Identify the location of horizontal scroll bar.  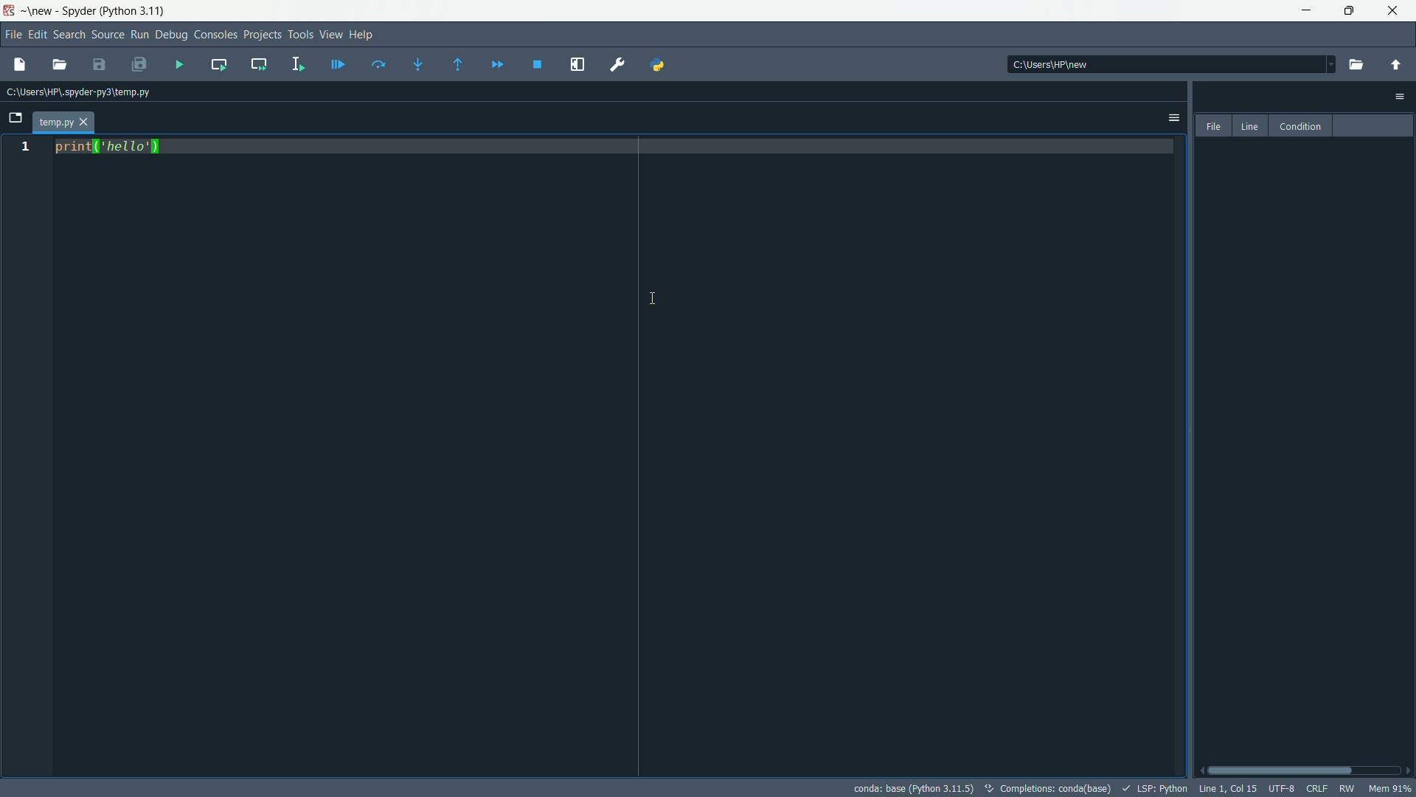
(1305, 769).